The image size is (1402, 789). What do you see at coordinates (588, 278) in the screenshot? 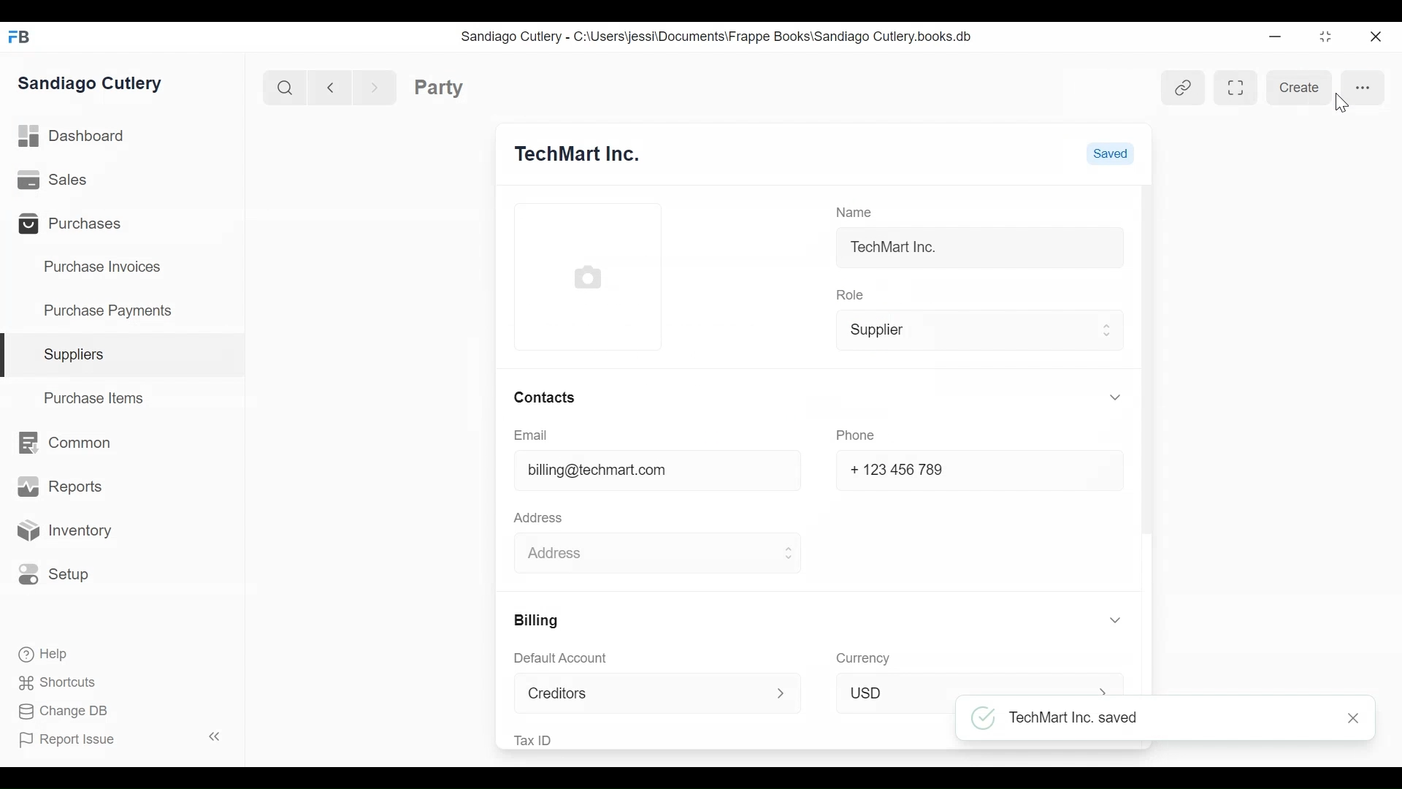
I see `profile picture` at bounding box center [588, 278].